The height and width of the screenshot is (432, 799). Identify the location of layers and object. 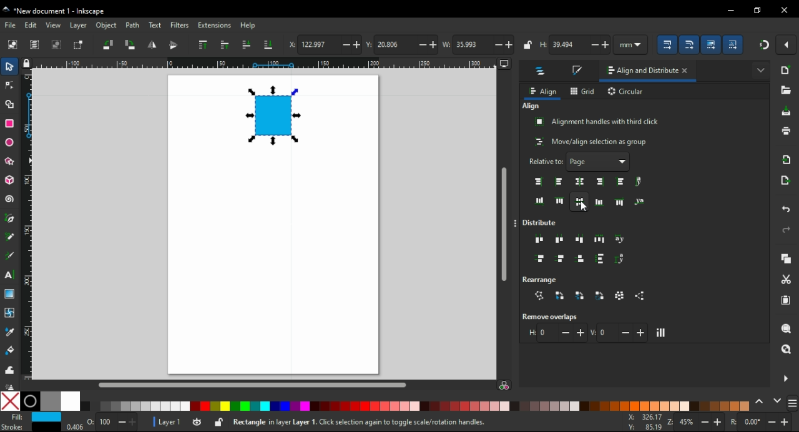
(542, 72).